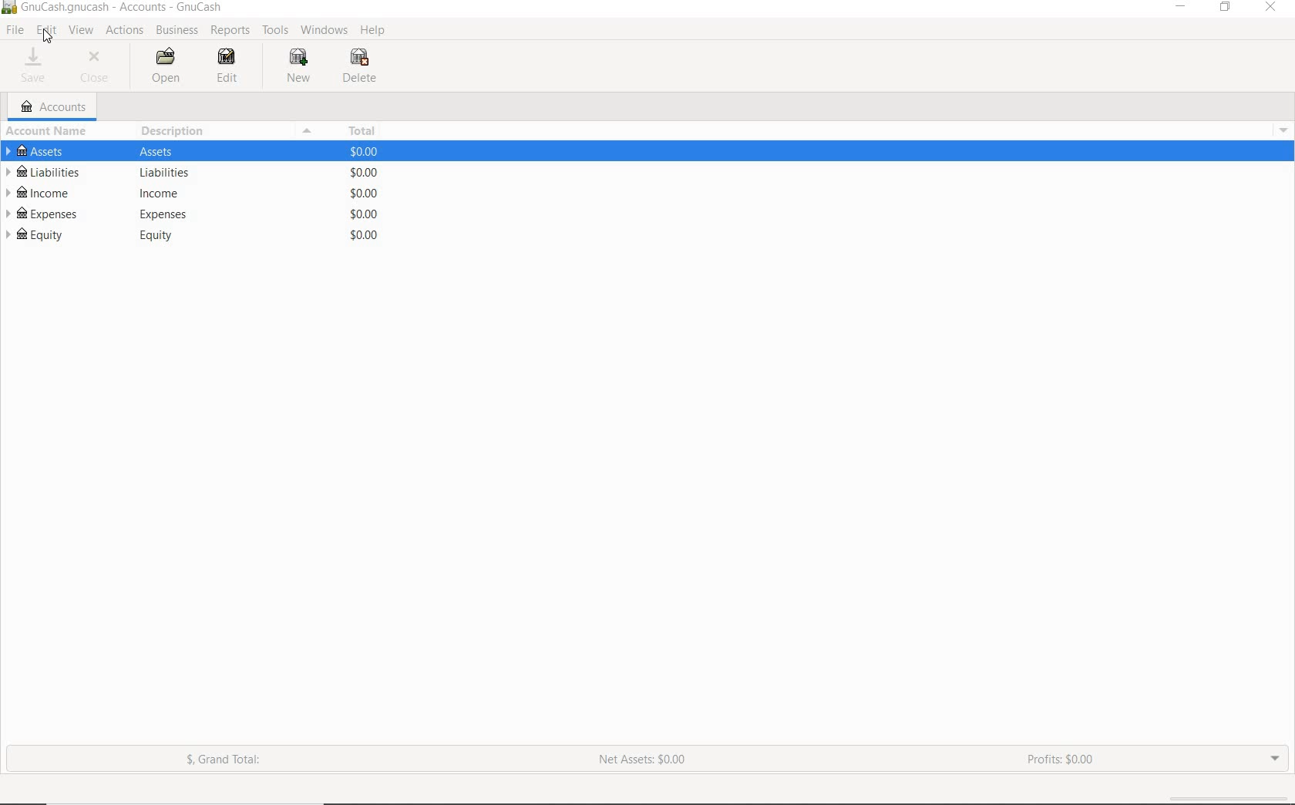 The width and height of the screenshot is (1295, 805). Describe the element at coordinates (1273, 757) in the screenshot. I see `EXPAND` at that location.